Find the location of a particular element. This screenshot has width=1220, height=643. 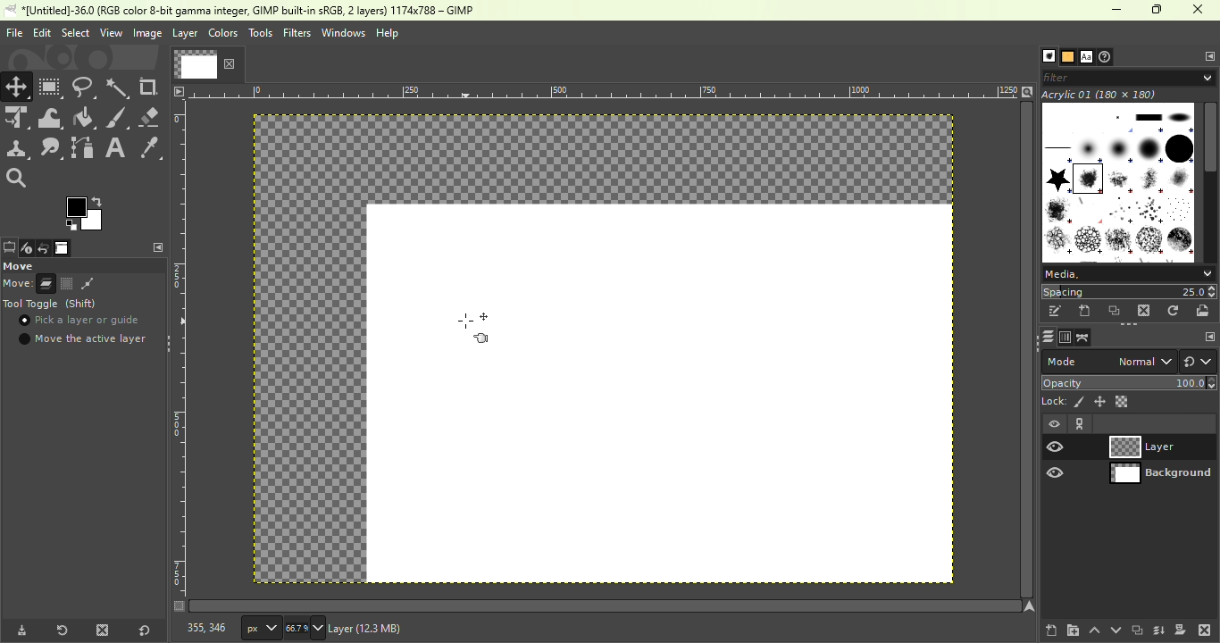

Free select is located at coordinates (82, 265).